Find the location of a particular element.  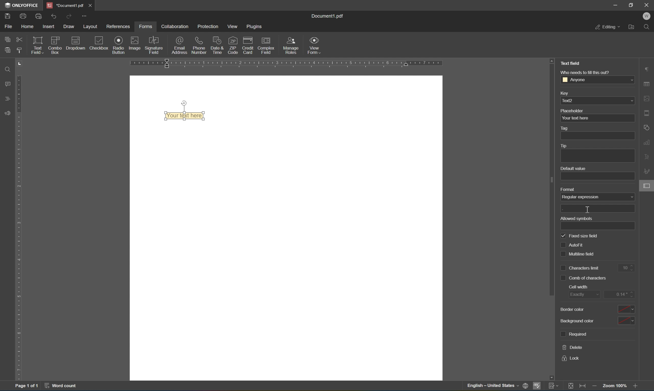

spell checking is located at coordinates (537, 386).